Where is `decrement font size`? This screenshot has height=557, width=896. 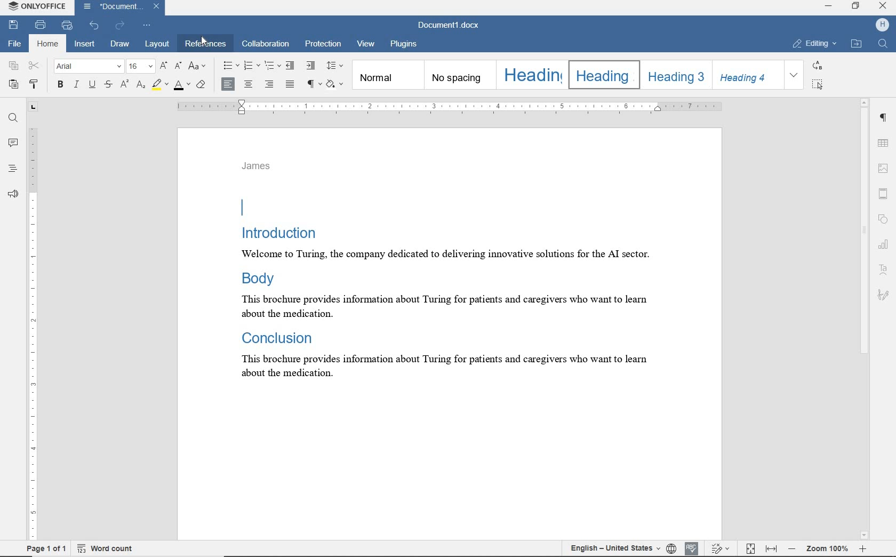 decrement font size is located at coordinates (178, 67).